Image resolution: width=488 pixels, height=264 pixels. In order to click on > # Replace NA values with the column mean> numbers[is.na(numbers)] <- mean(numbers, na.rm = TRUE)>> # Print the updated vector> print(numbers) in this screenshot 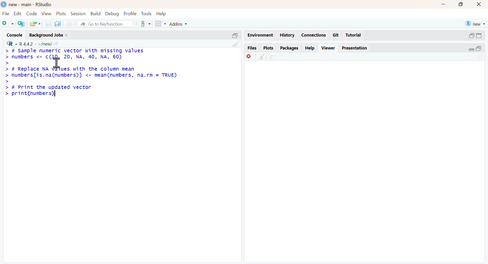, I will do `click(91, 81)`.